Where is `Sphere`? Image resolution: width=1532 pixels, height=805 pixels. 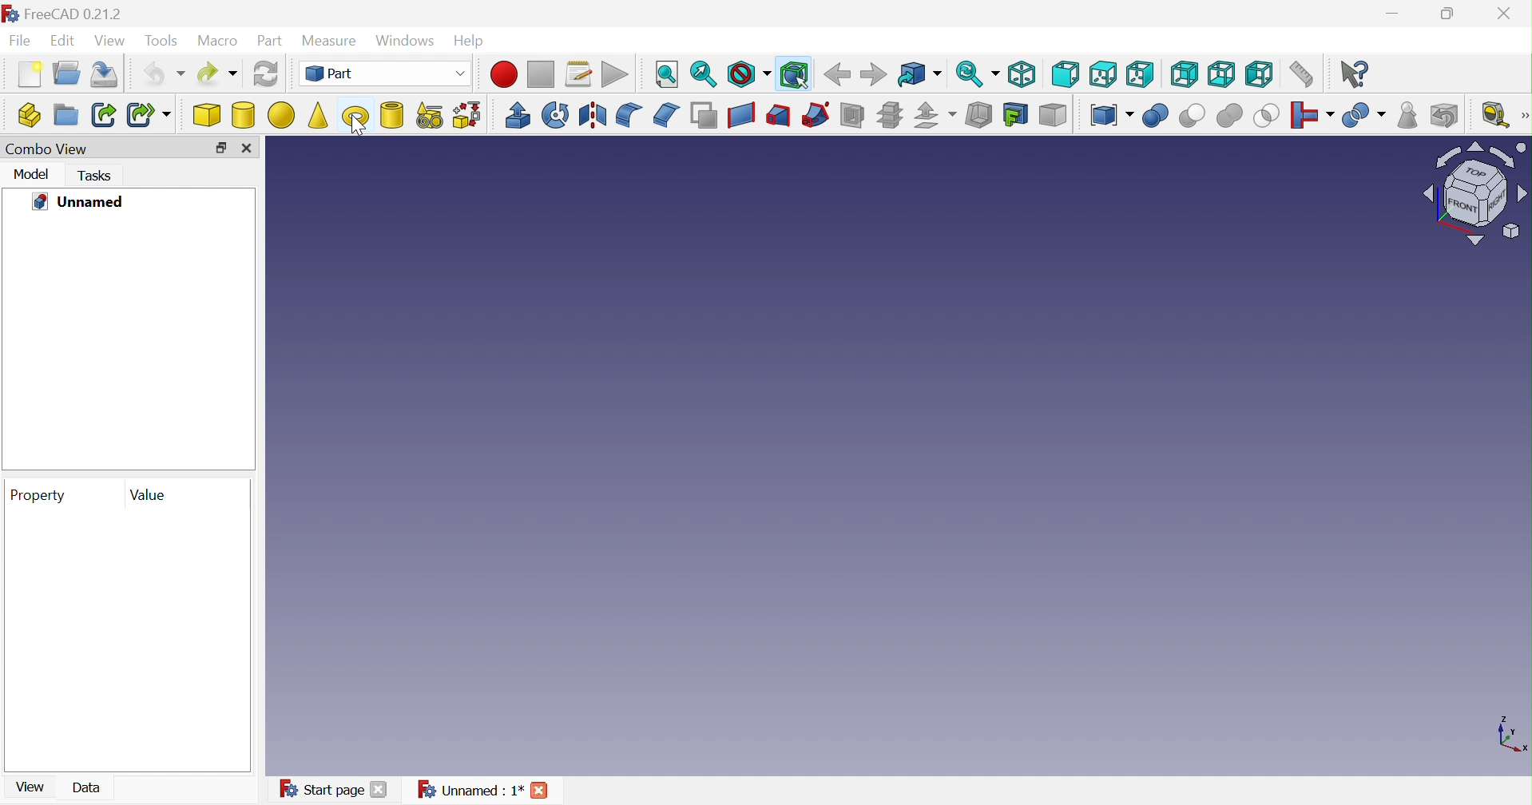 Sphere is located at coordinates (280, 116).